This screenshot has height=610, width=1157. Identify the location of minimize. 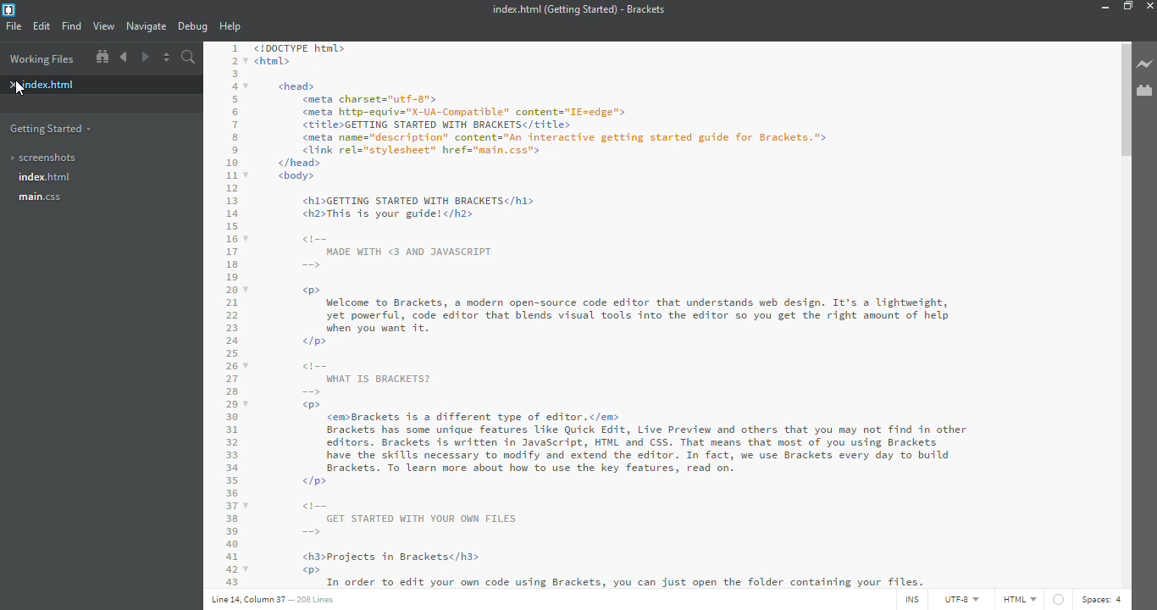
(1103, 8).